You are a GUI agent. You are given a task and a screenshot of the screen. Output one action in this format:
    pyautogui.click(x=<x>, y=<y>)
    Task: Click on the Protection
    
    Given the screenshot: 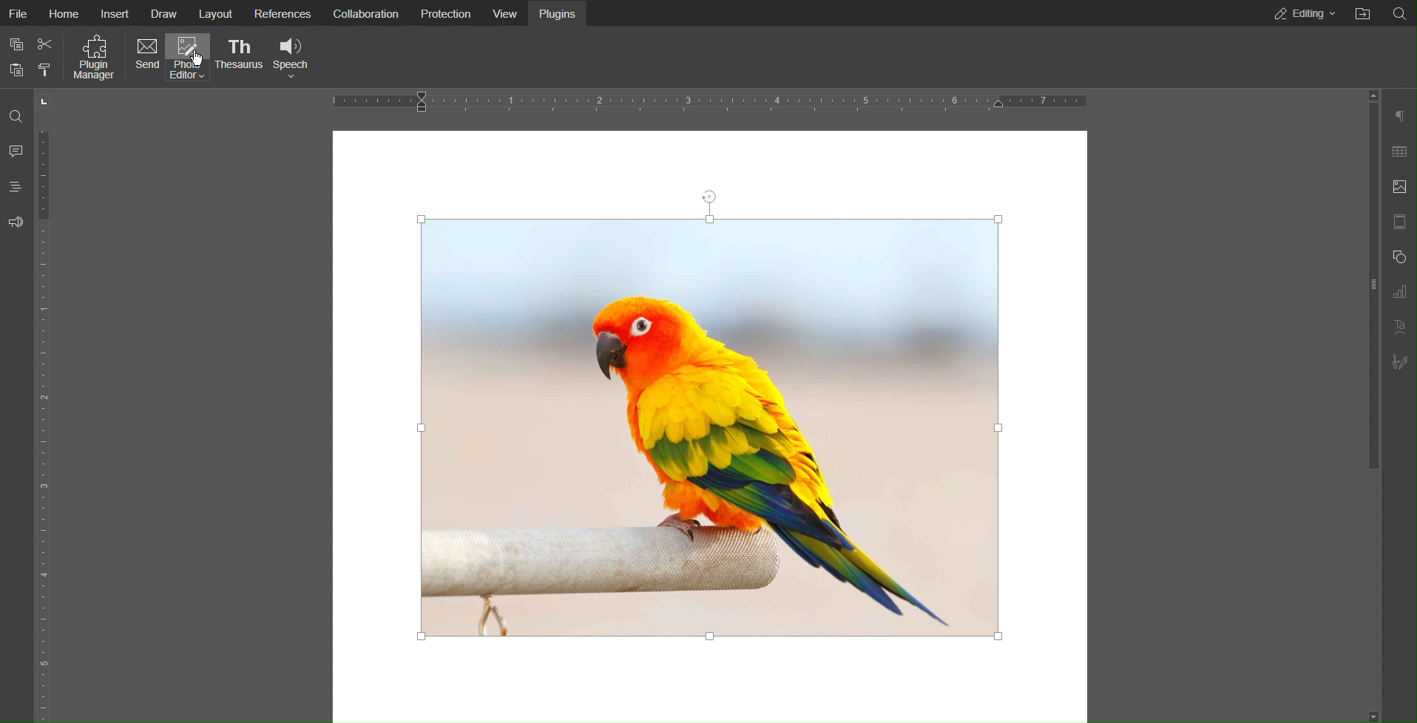 What is the action you would take?
    pyautogui.click(x=442, y=13)
    